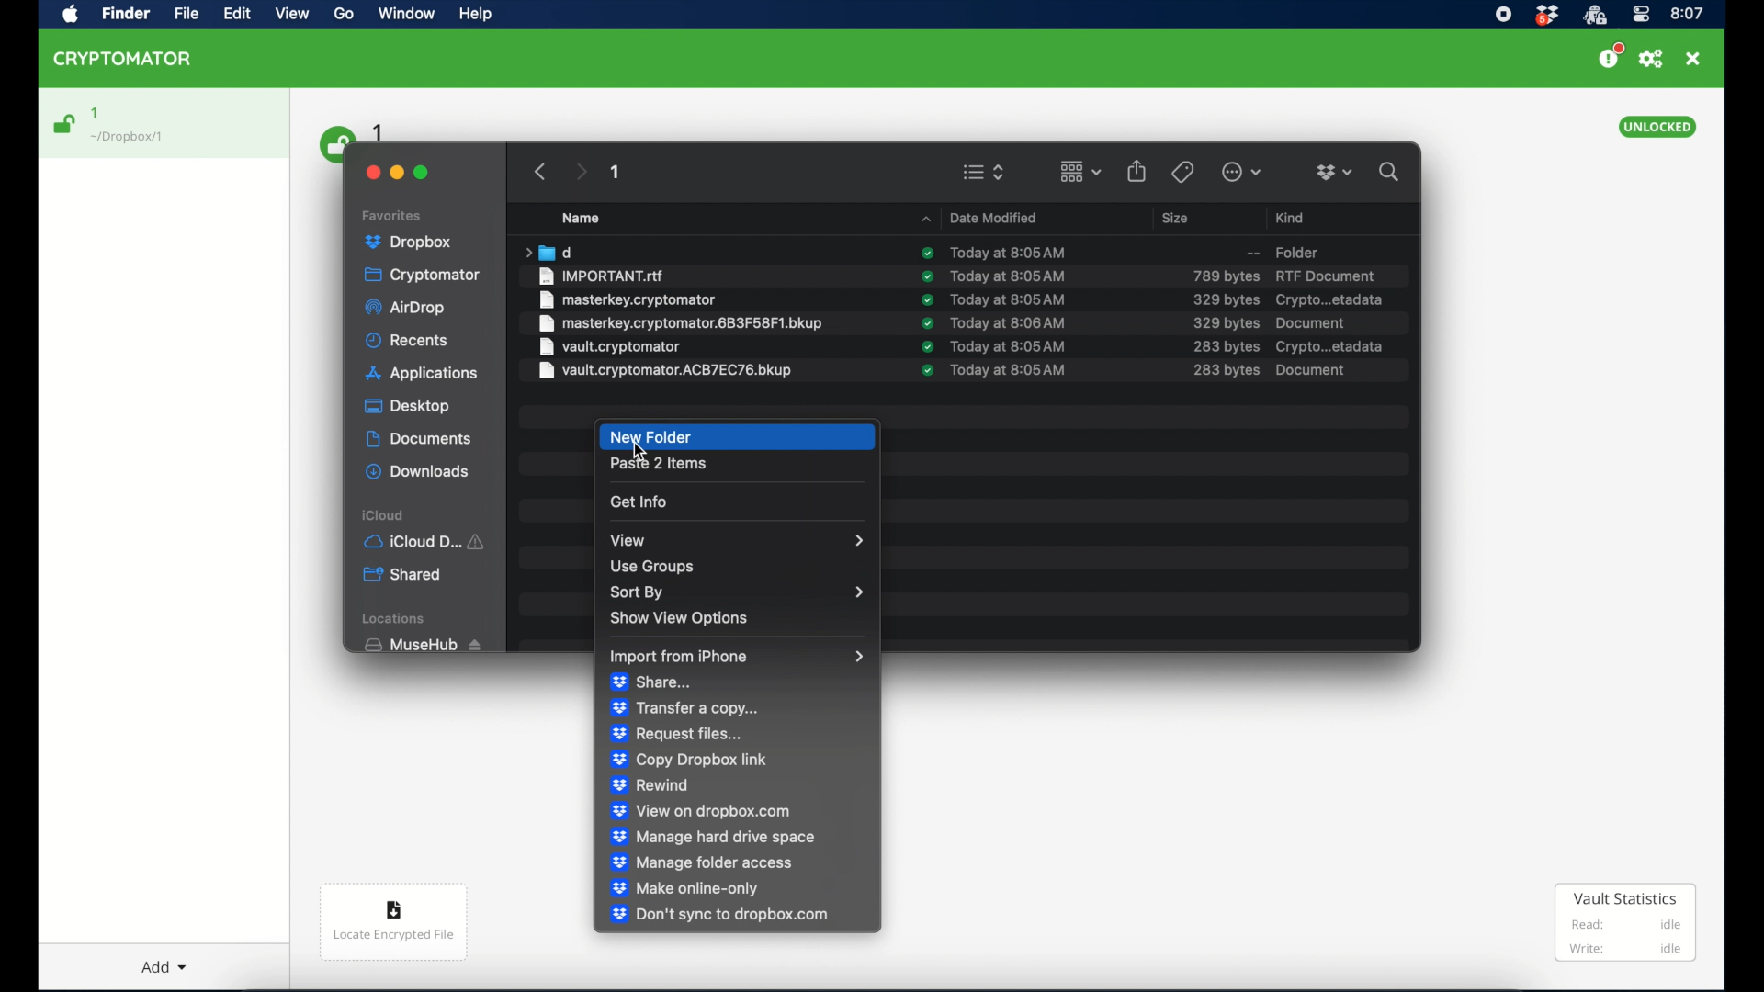 The image size is (1764, 992). Describe the element at coordinates (131, 62) in the screenshot. I see `CRYPTOMATOR` at that location.